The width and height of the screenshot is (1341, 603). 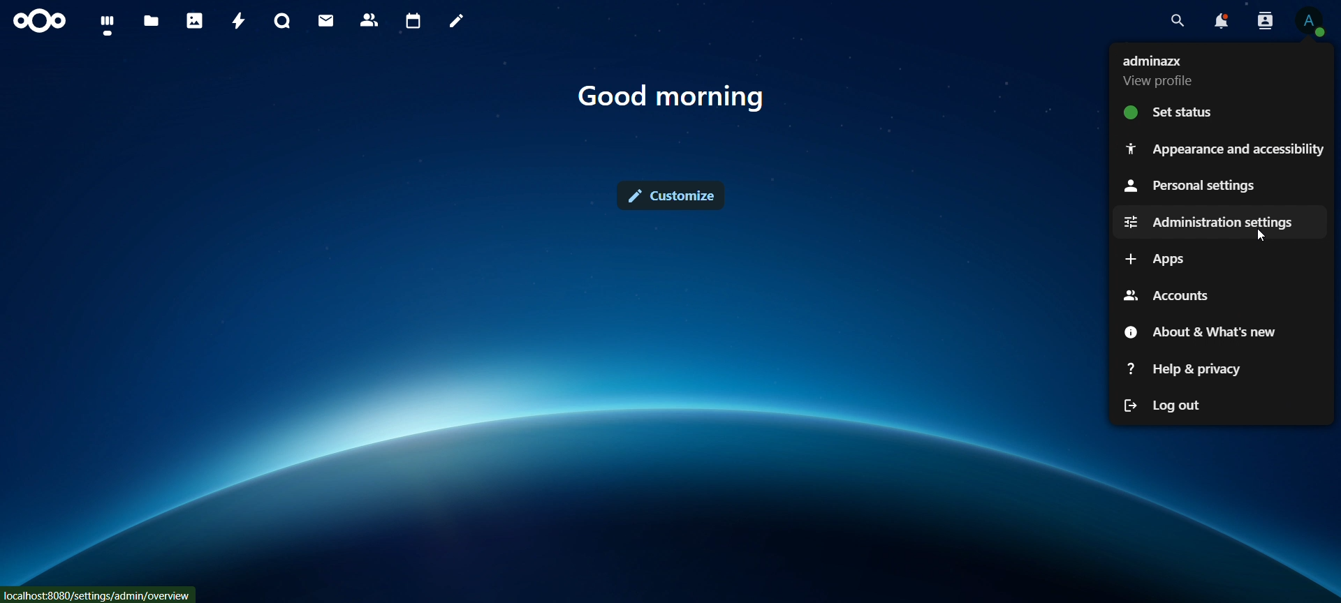 What do you see at coordinates (1220, 21) in the screenshot?
I see `notifications` at bounding box center [1220, 21].